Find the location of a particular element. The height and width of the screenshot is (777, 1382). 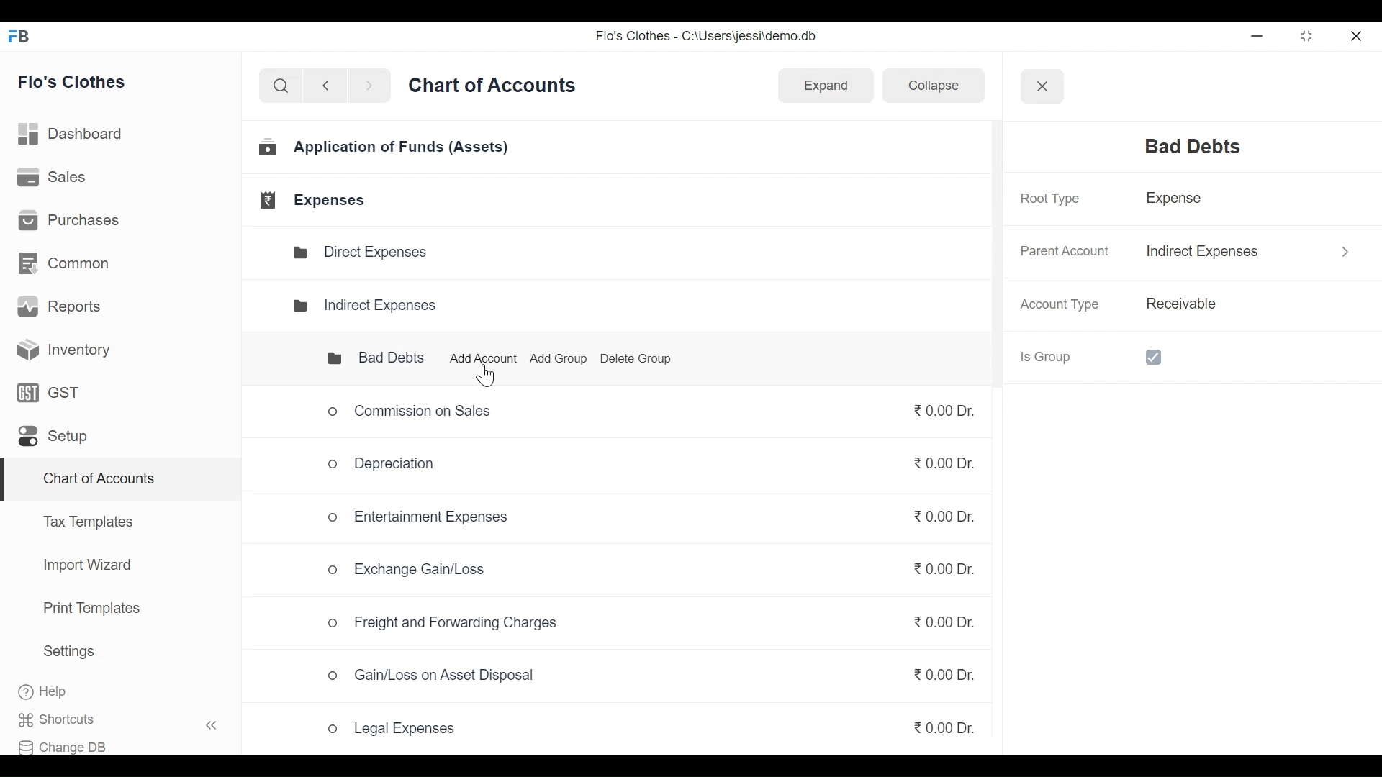

Close is located at coordinates (1041, 85).